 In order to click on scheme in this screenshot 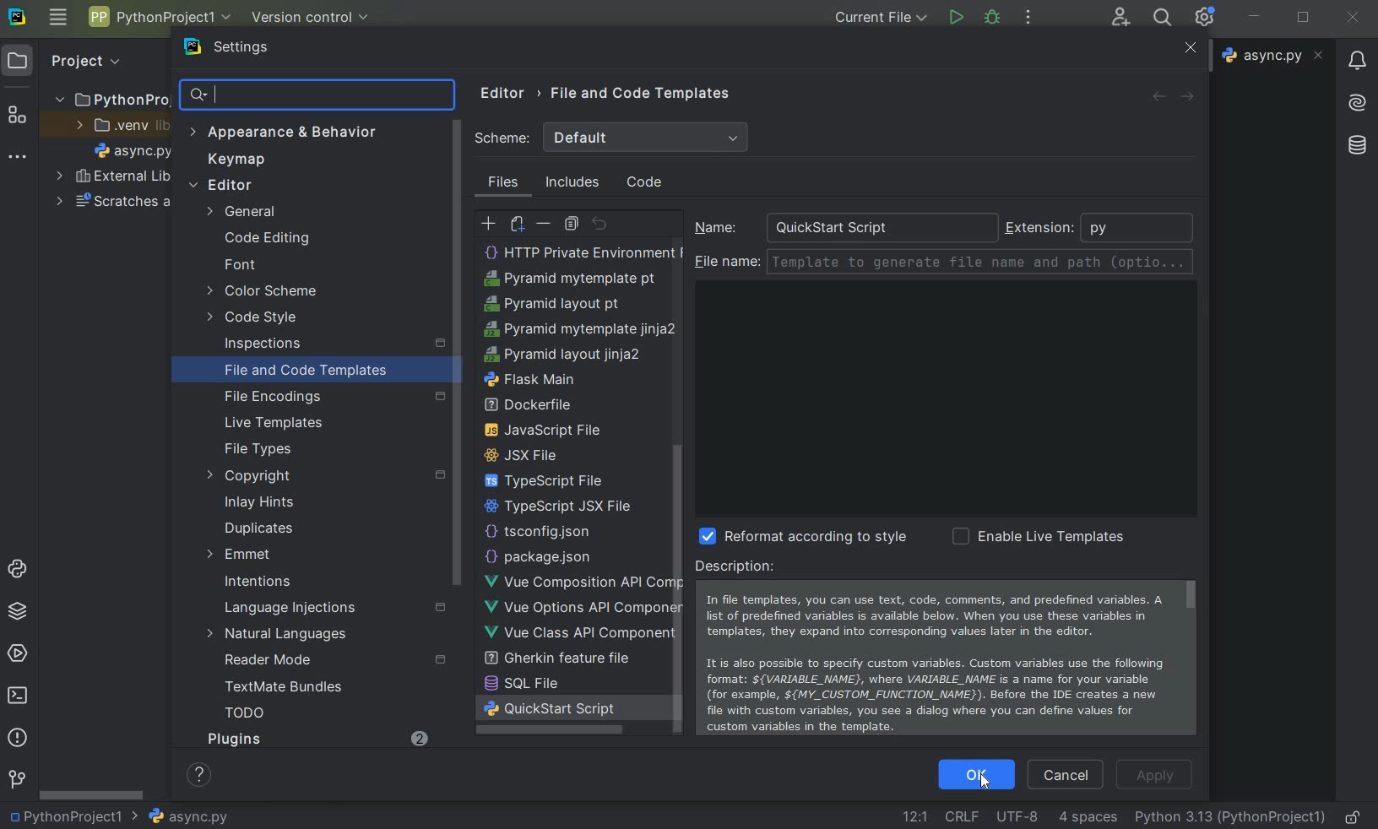, I will do `click(610, 138)`.